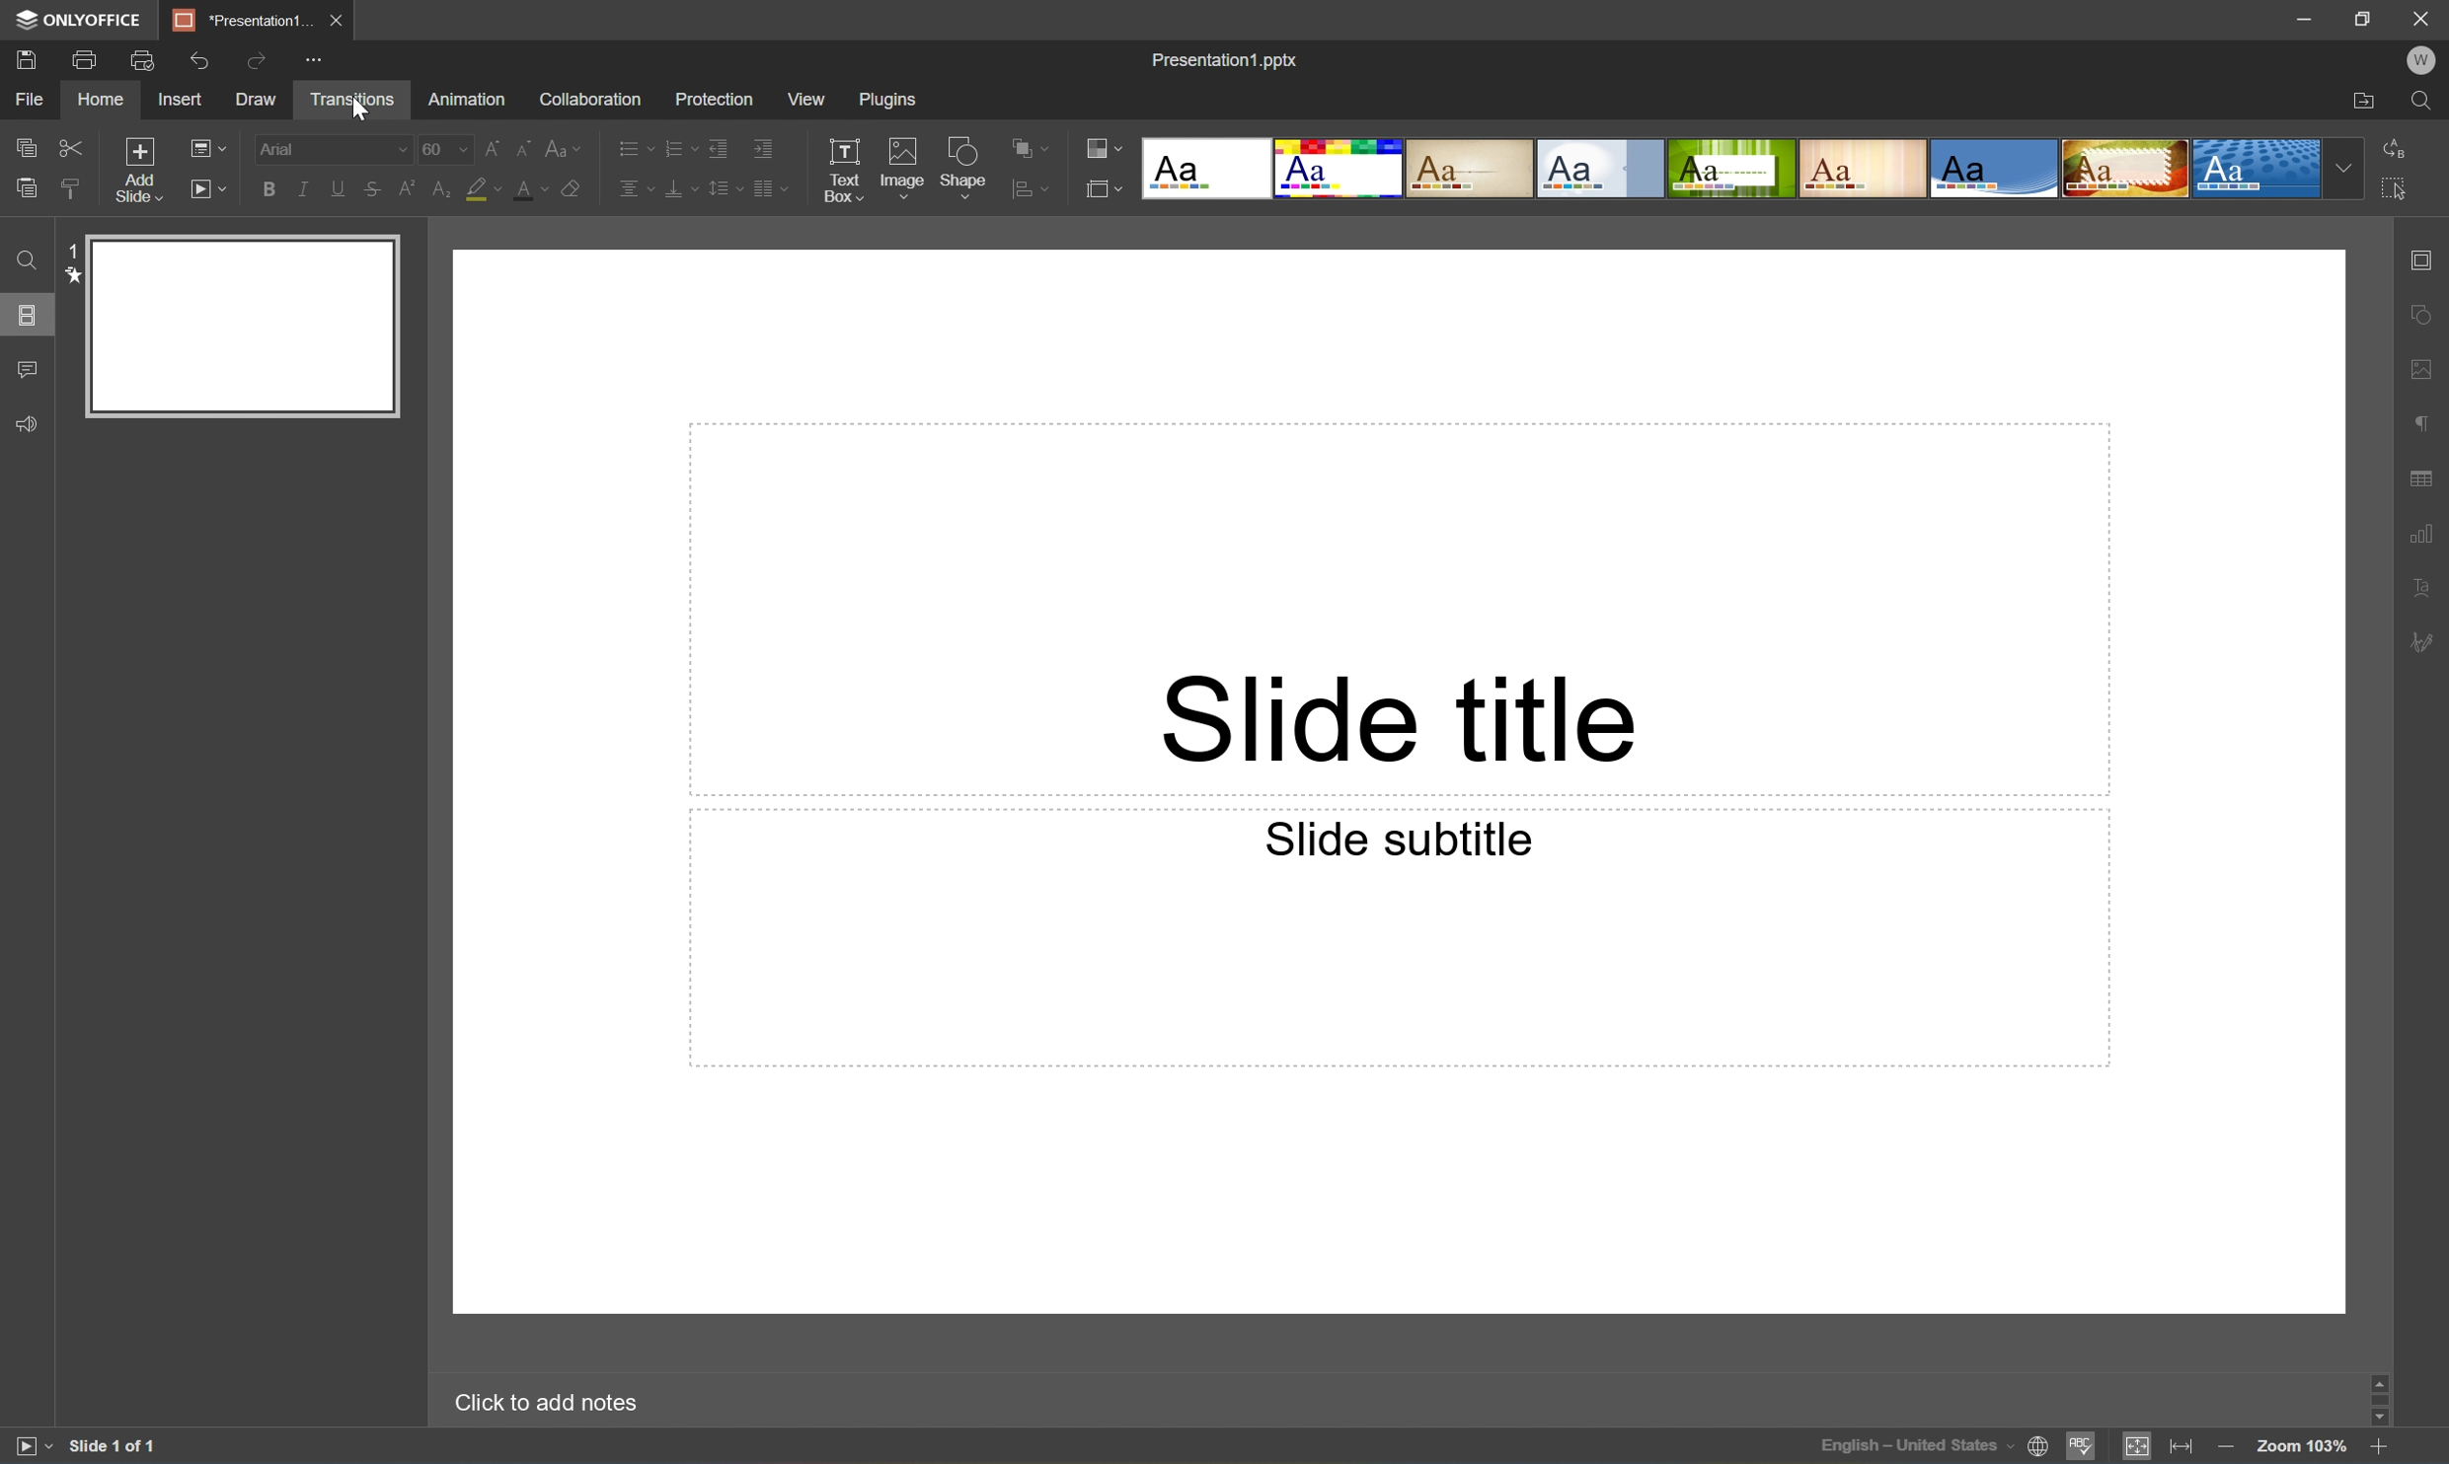  What do you see at coordinates (442, 190) in the screenshot?
I see `Subscript` at bounding box center [442, 190].